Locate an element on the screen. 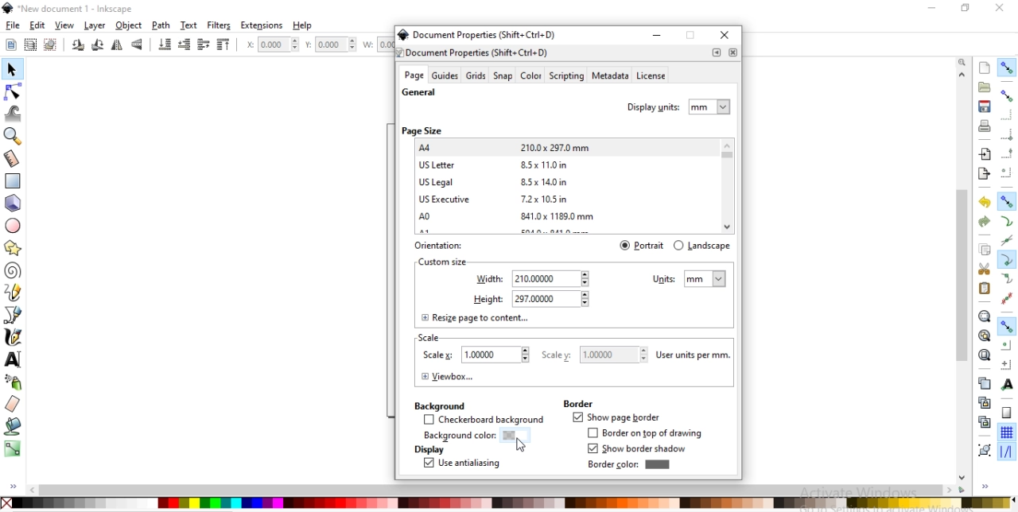 This screenshot has height=512, width=1018. display units is located at coordinates (680, 105).